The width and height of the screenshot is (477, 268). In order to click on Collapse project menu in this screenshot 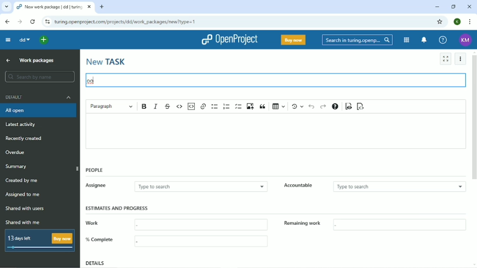, I will do `click(8, 40)`.